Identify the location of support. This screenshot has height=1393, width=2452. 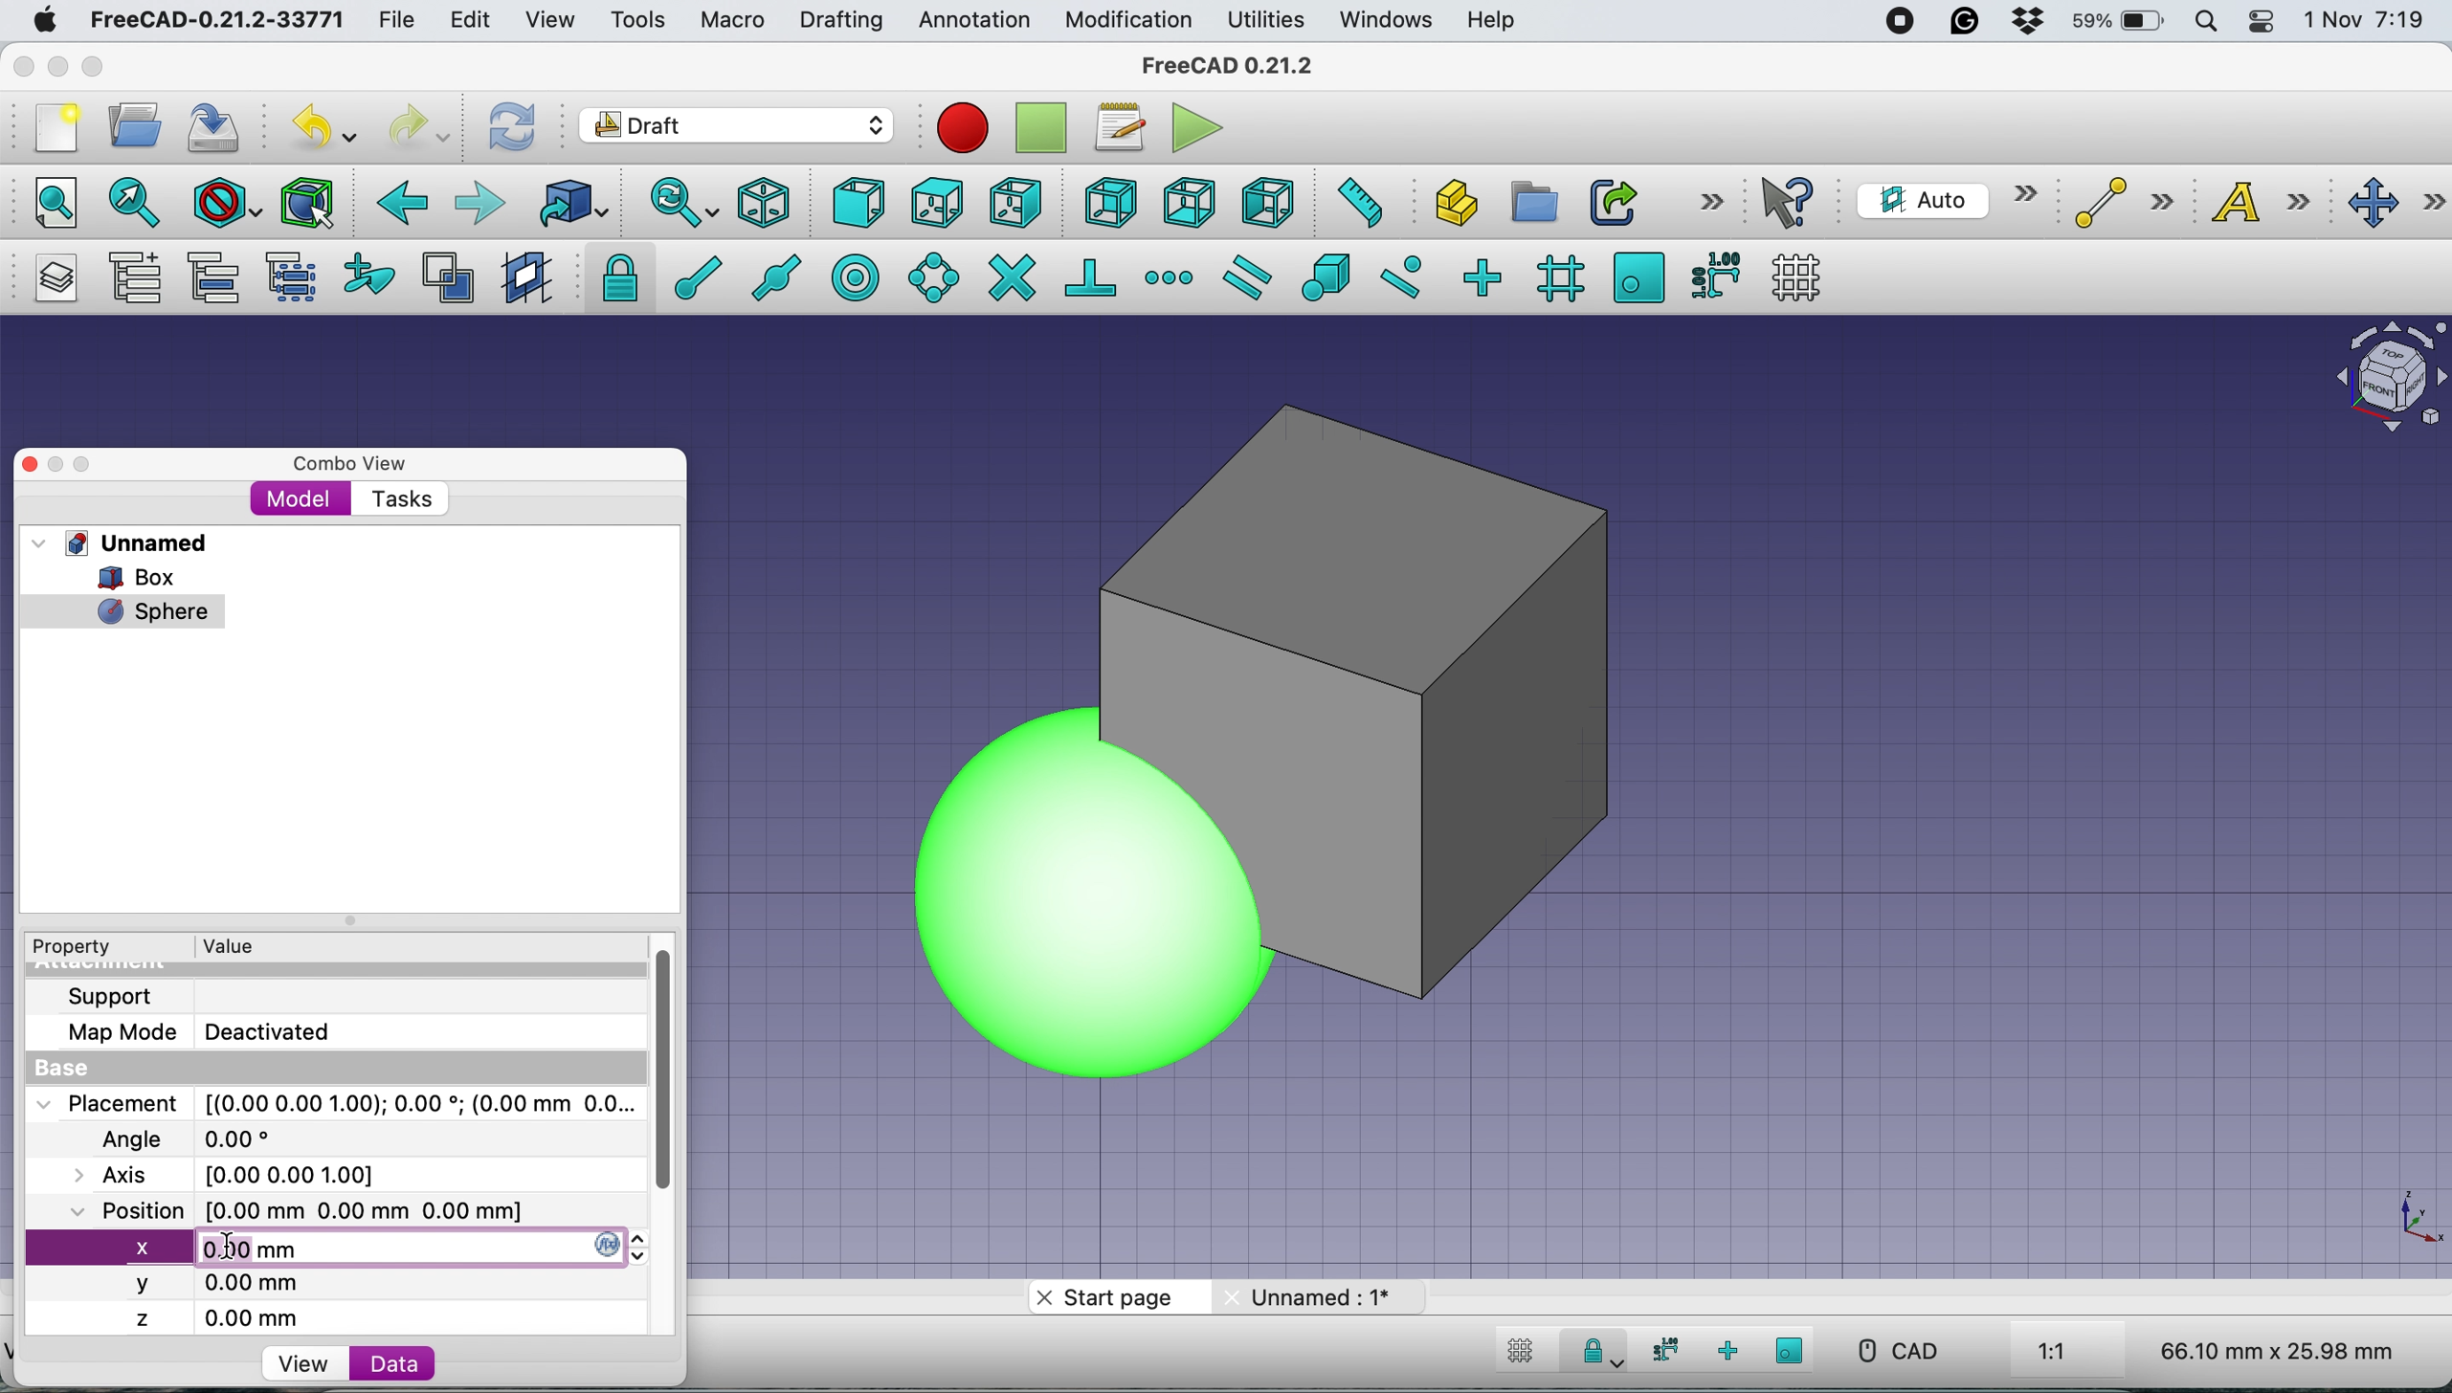
(116, 994).